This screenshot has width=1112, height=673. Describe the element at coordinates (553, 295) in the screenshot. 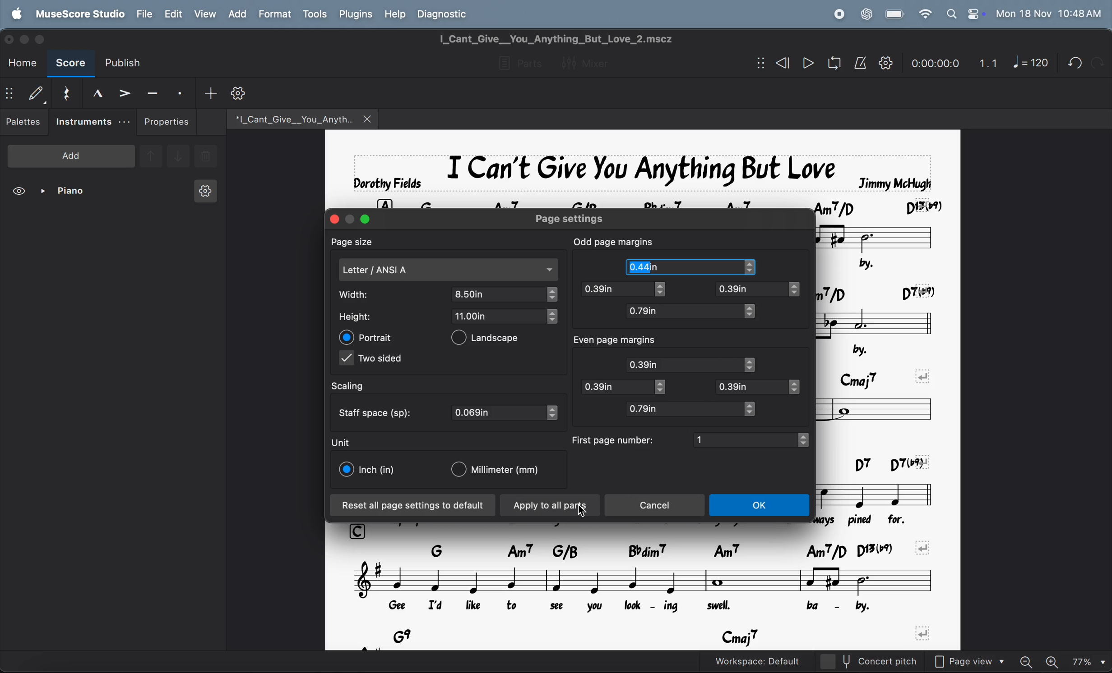

I see `toggle` at that location.